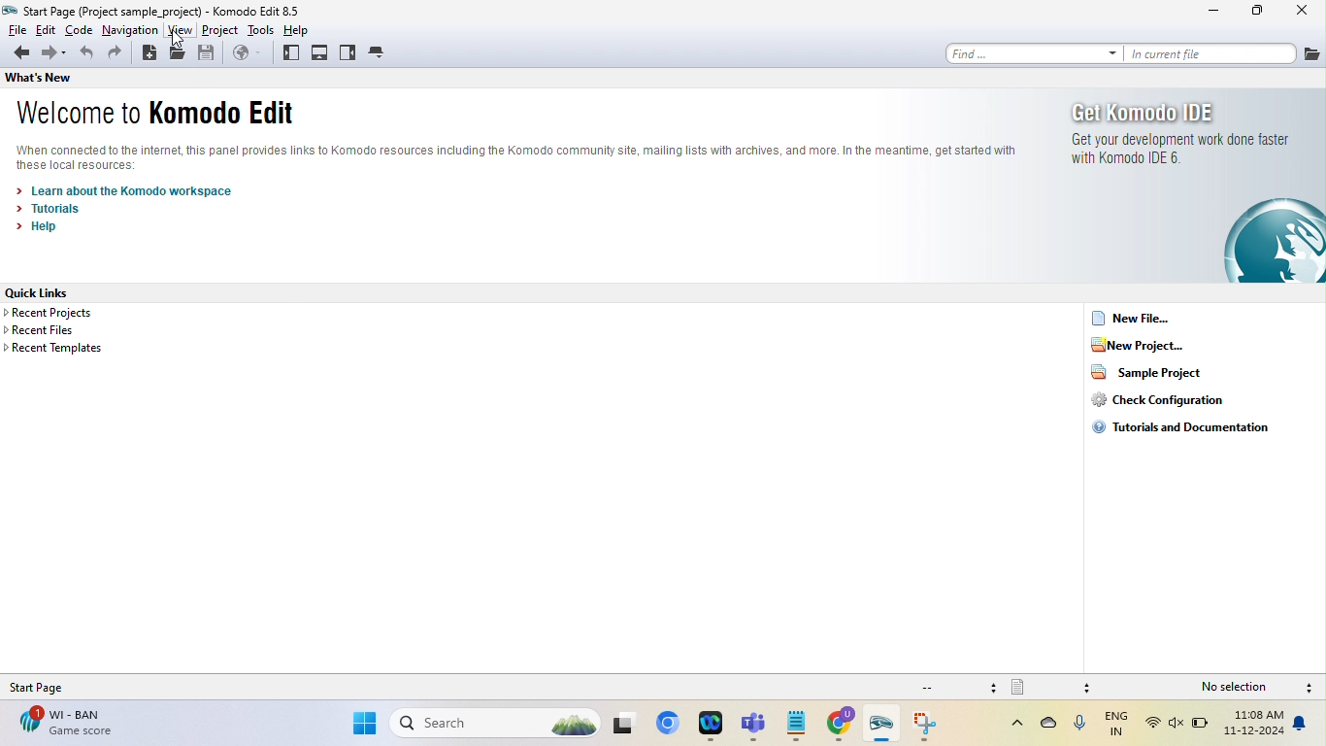 The image size is (1326, 746). I want to click on globe icon, so click(1271, 243).